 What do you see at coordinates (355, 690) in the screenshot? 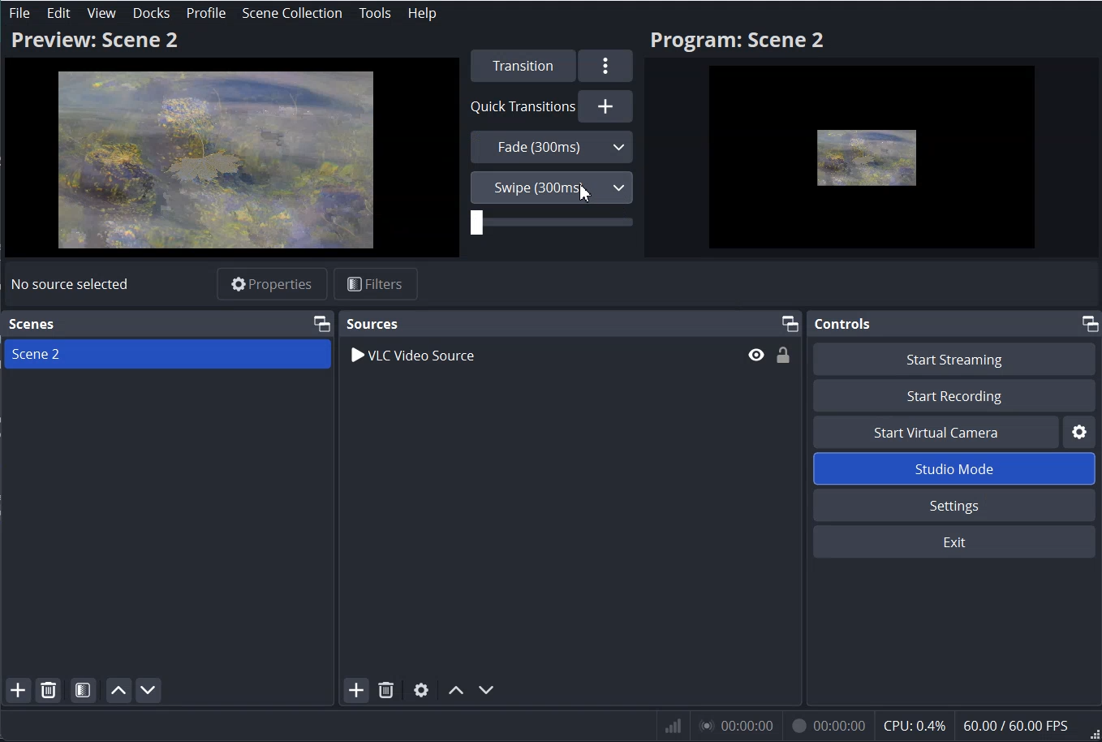
I see `Add Source` at bounding box center [355, 690].